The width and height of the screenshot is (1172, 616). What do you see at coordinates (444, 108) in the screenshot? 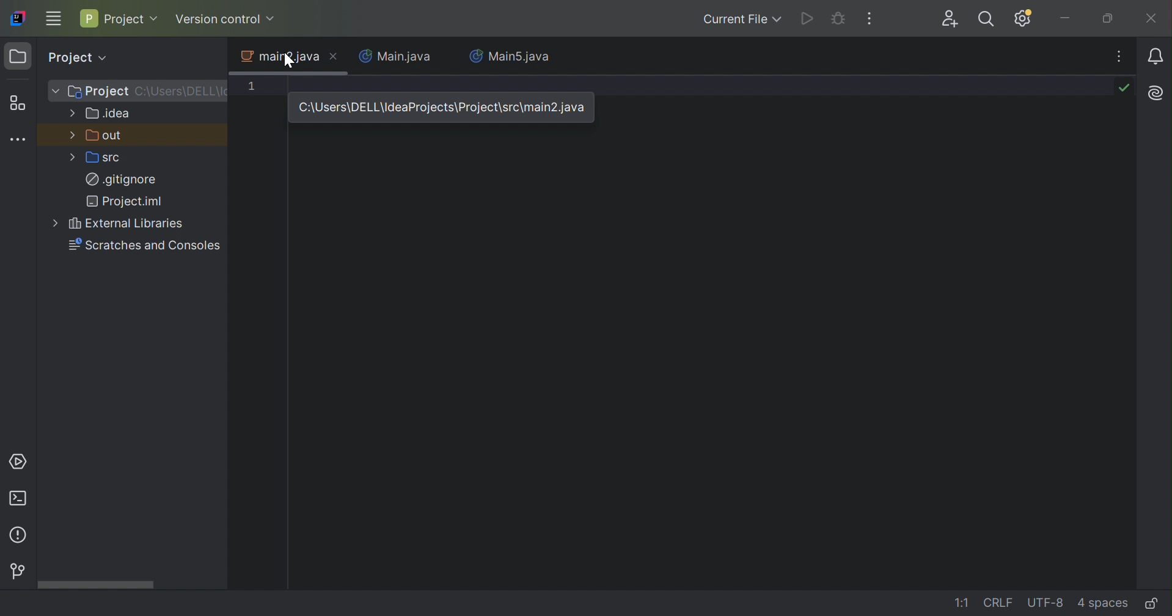
I see `C:\Users\DELL\IdeaProjects\Project\src\main2.java` at bounding box center [444, 108].